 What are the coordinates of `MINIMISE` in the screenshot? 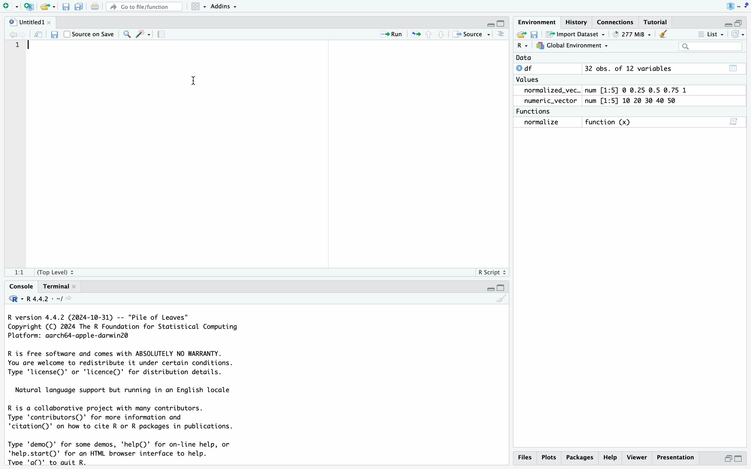 It's located at (489, 288).